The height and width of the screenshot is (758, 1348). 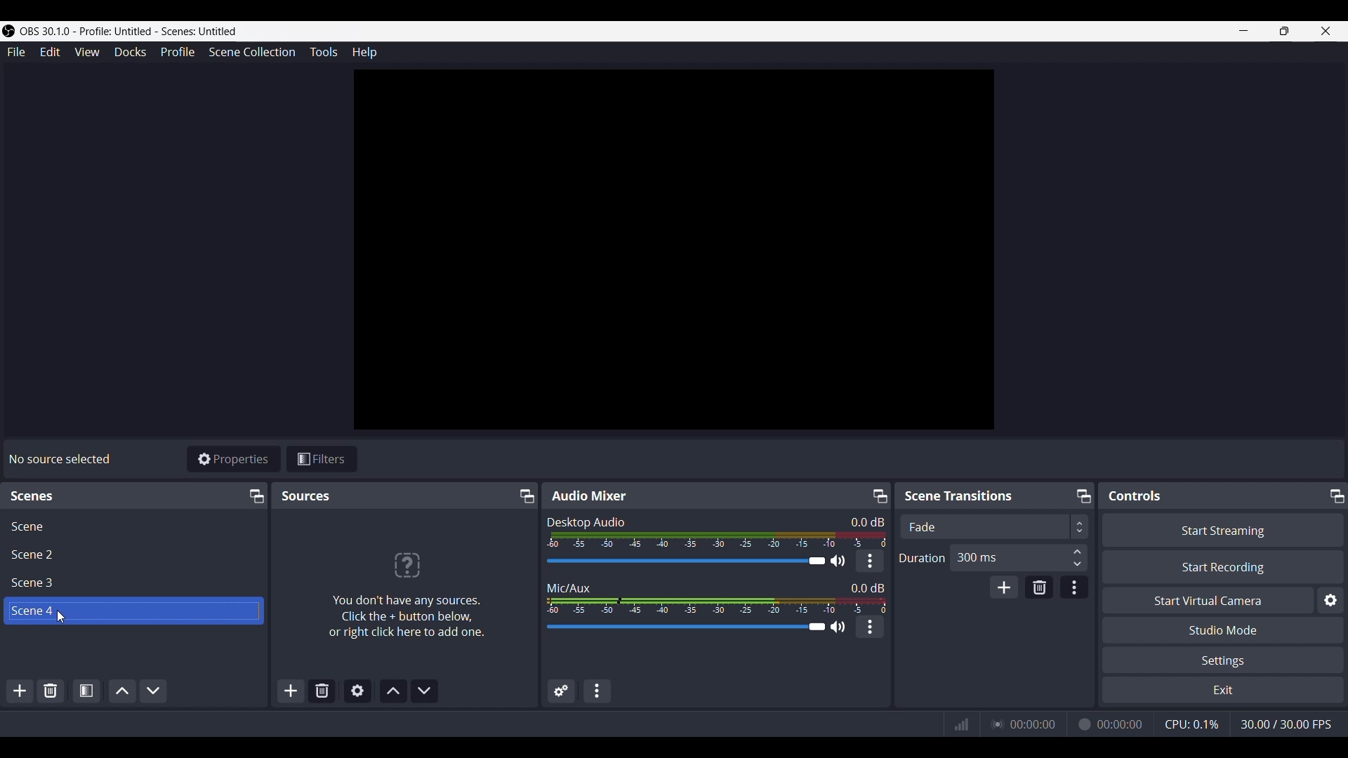 I want to click on minimize, so click(x=1243, y=30).